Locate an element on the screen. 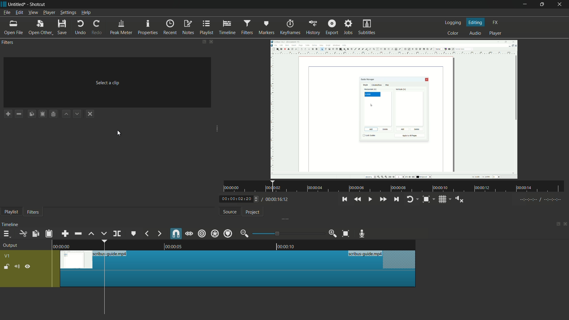 The width and height of the screenshot is (569, 320). project name is located at coordinates (17, 4).